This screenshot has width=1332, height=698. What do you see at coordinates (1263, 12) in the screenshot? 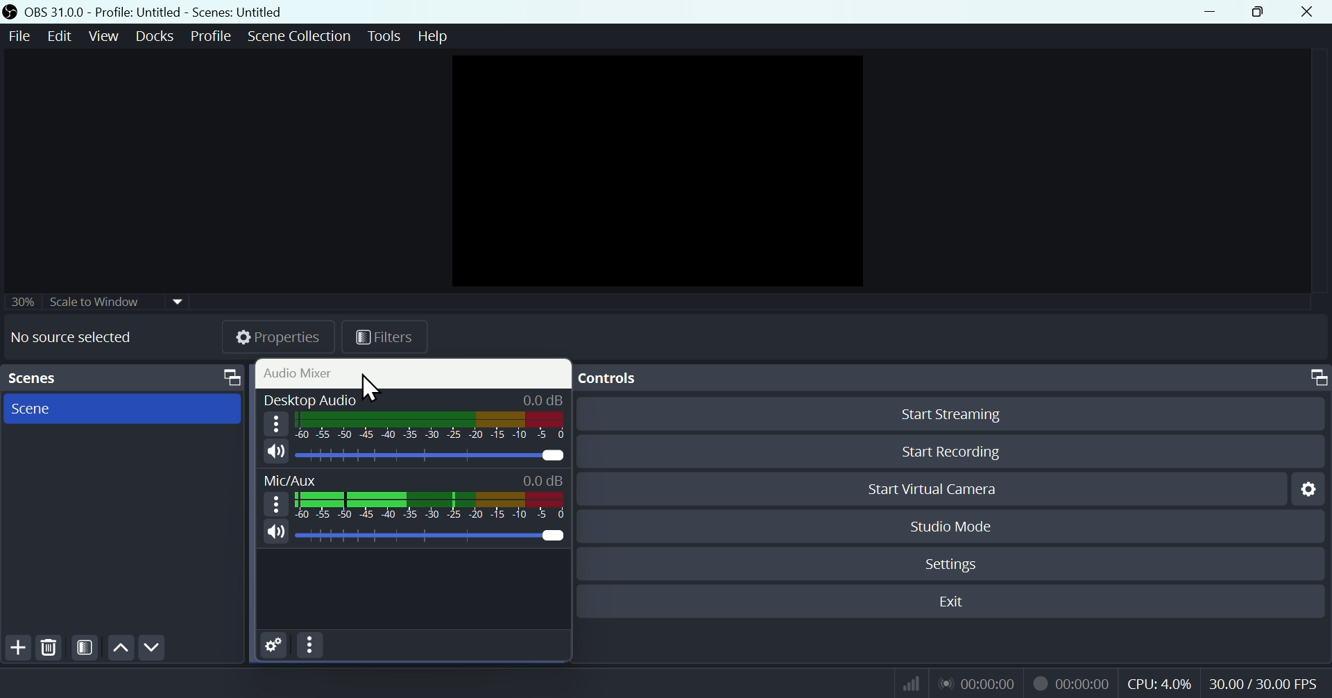
I see `Maximise` at bounding box center [1263, 12].